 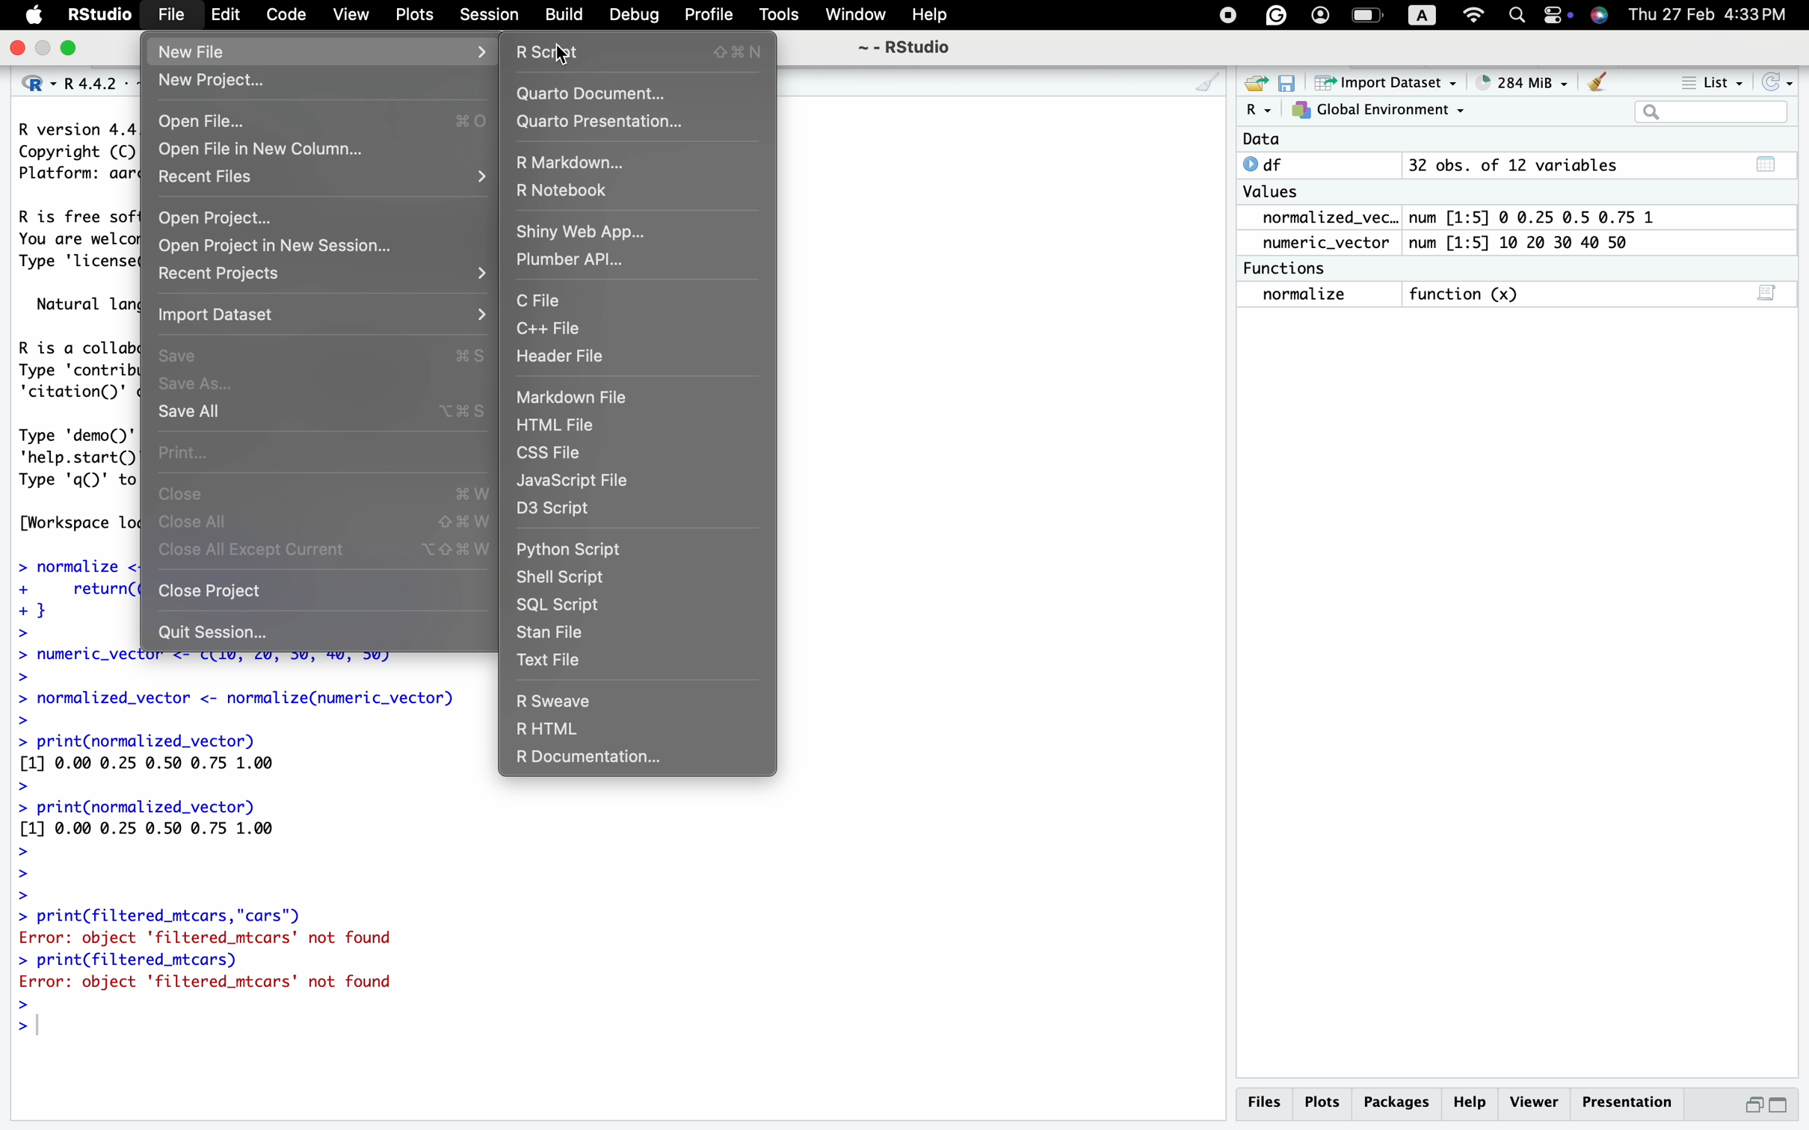 What do you see at coordinates (328, 493) in the screenshot?
I see `Close` at bounding box center [328, 493].